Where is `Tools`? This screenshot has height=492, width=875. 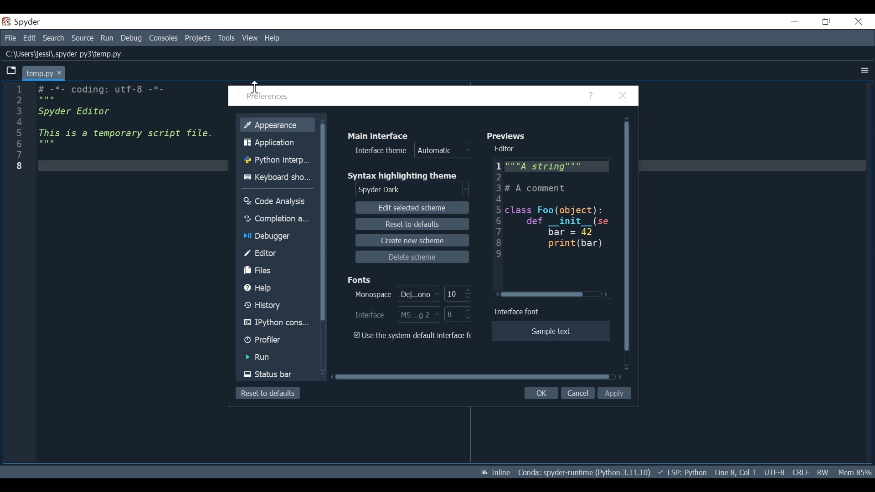
Tools is located at coordinates (225, 38).